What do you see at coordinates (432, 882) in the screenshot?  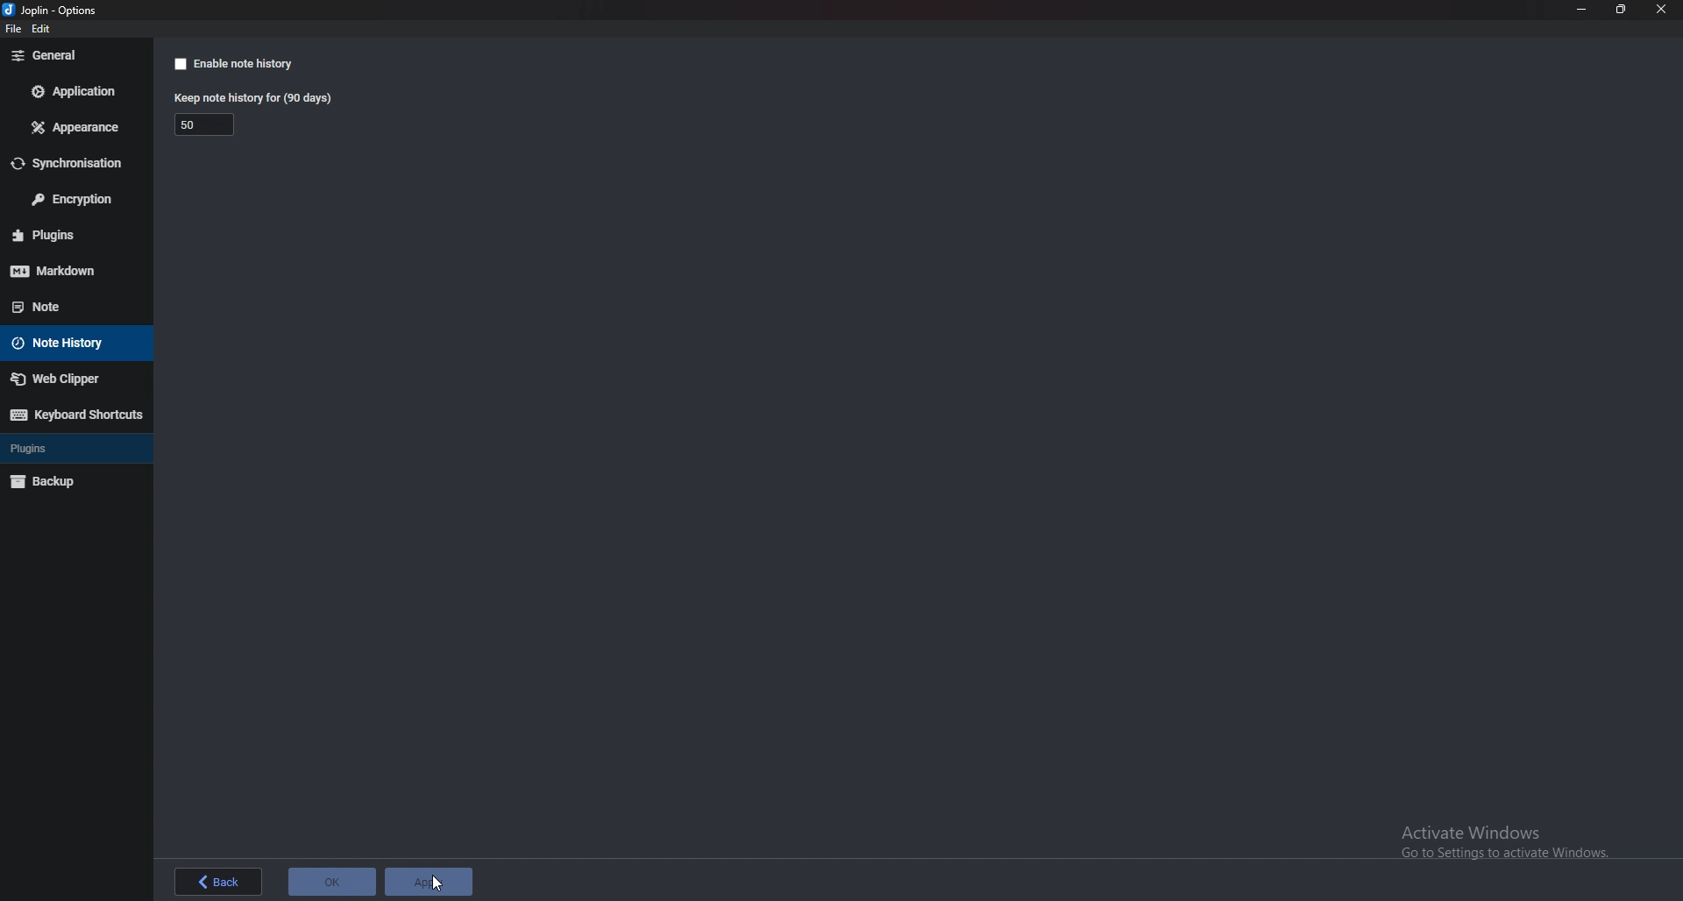 I see `apply` at bounding box center [432, 882].